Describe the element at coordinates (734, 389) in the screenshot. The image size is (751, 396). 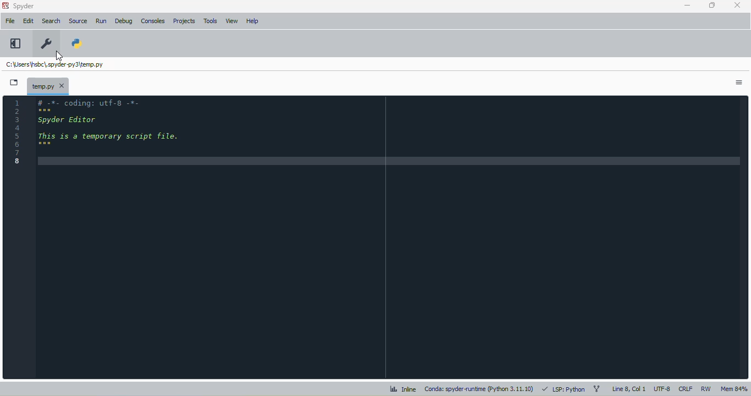
I see `mem 84%` at that location.